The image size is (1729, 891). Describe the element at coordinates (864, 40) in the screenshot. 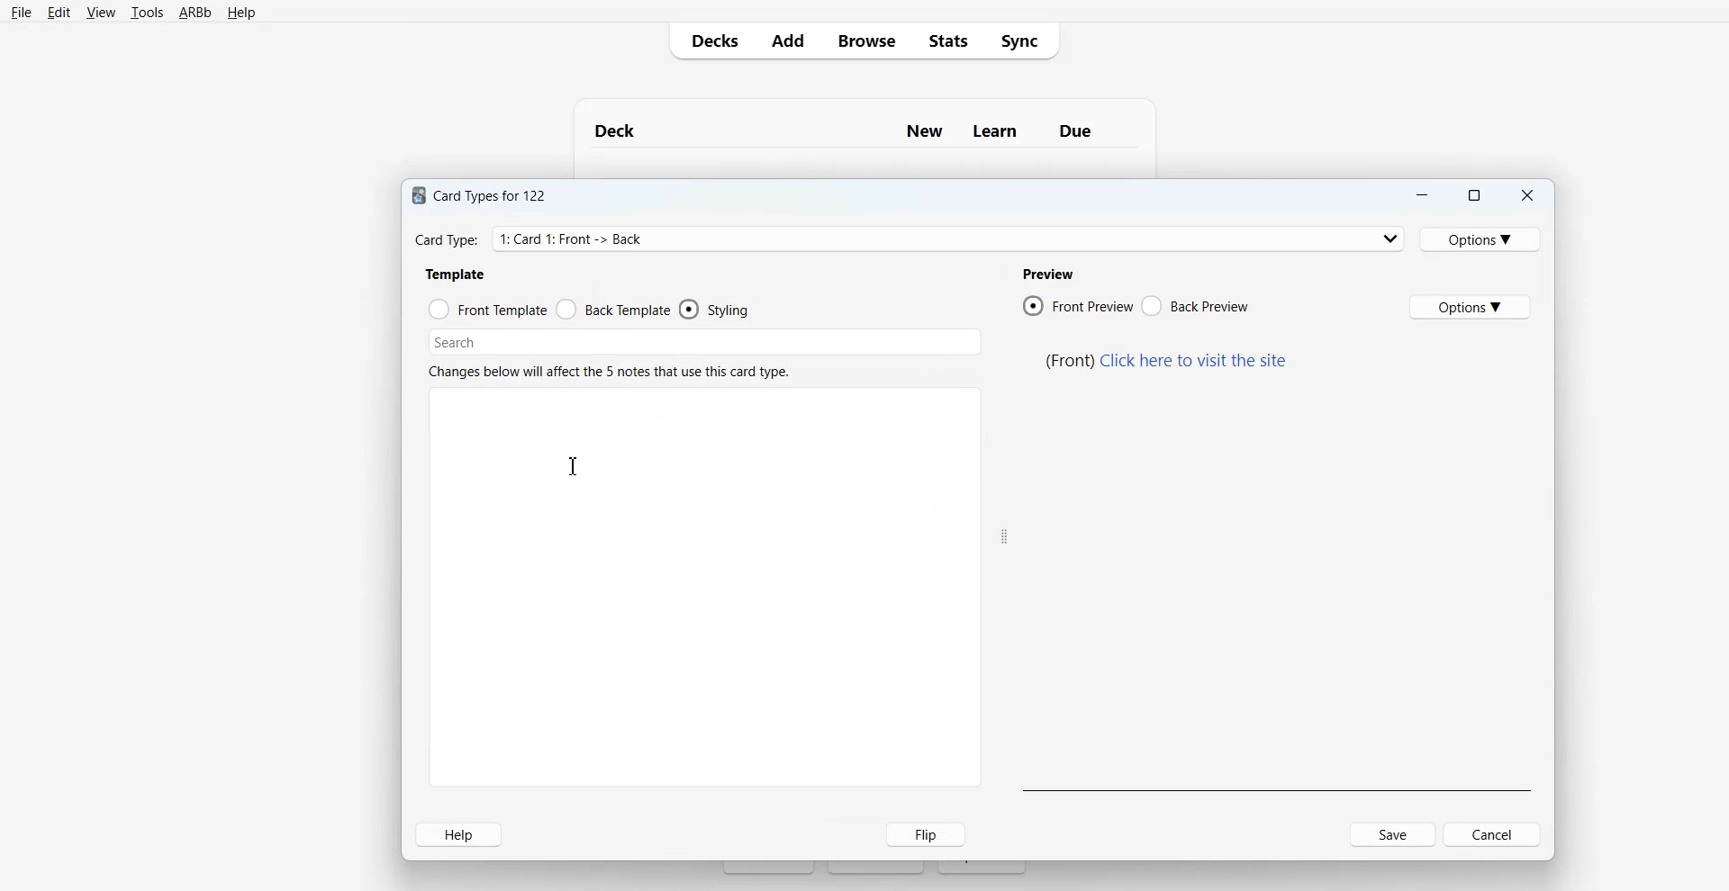

I see `Browser` at that location.